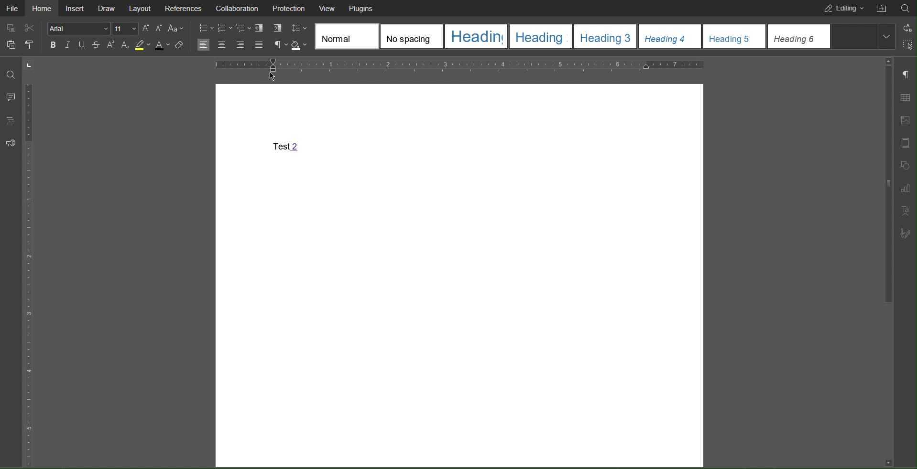 The width and height of the screenshot is (917, 469). Describe the element at coordinates (11, 46) in the screenshot. I see `Copy` at that location.